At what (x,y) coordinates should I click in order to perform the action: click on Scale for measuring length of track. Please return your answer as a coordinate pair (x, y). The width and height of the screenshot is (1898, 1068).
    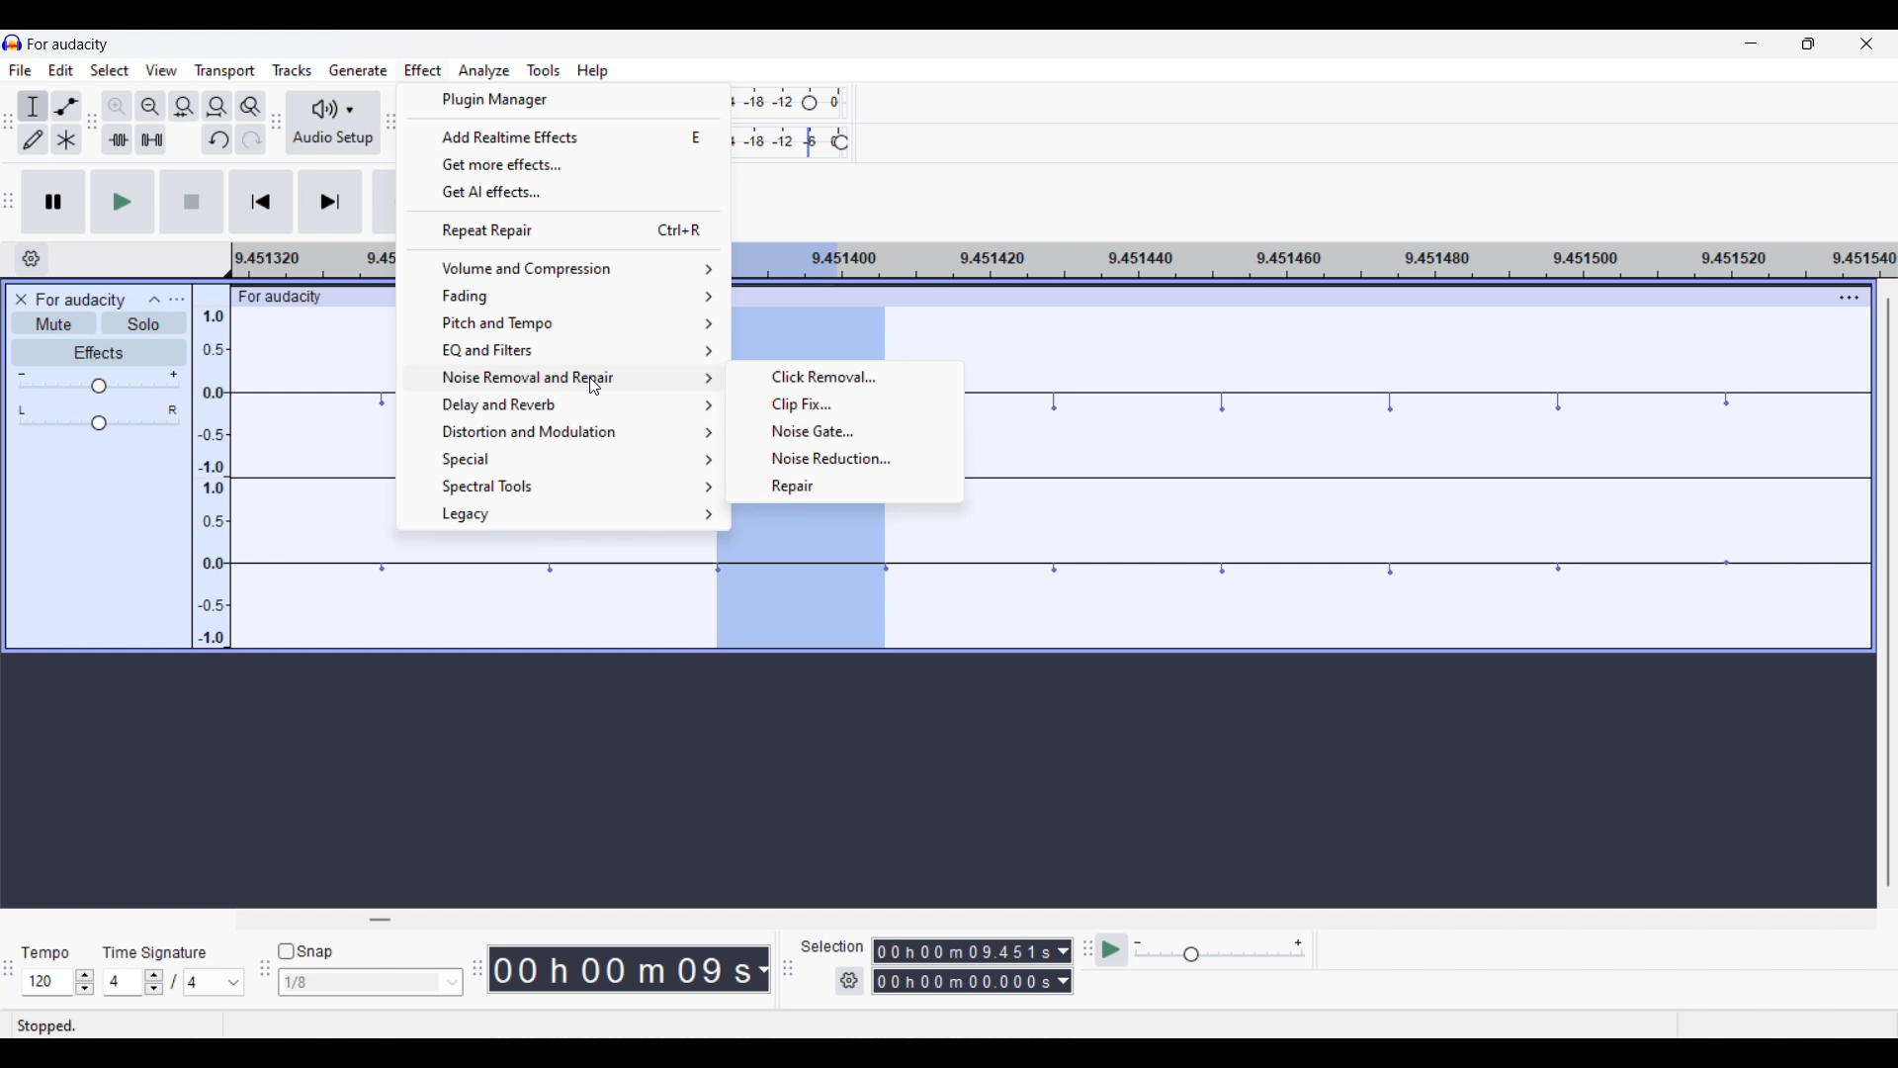
    Looking at the image, I should click on (1318, 260).